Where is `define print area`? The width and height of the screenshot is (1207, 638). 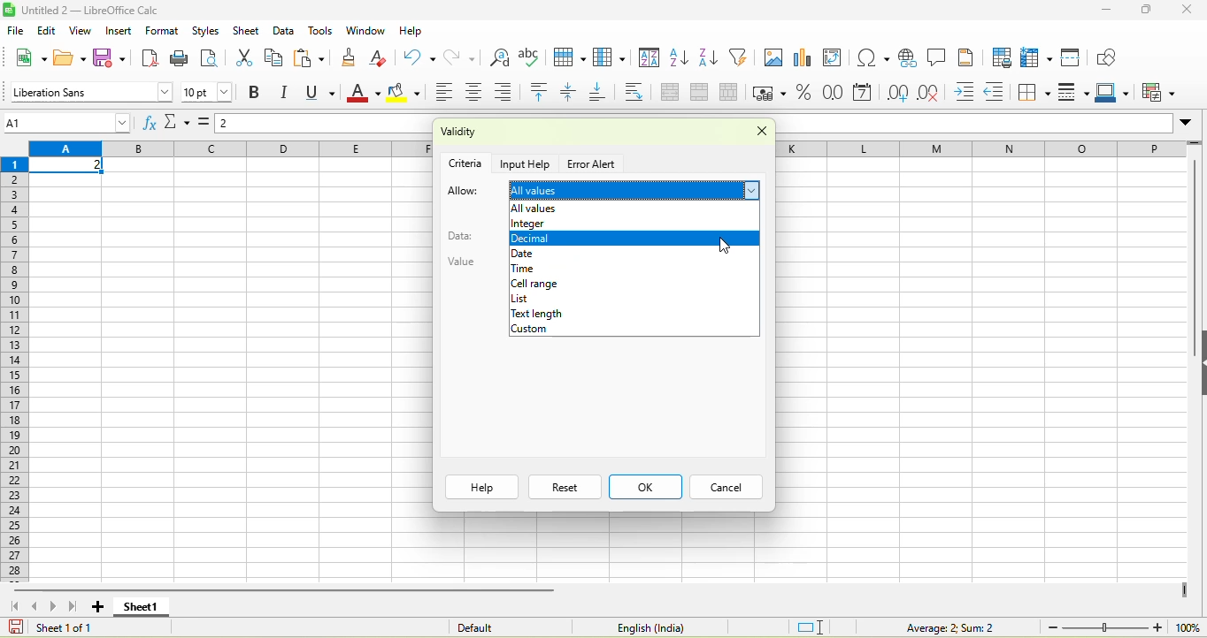
define print area is located at coordinates (1001, 57).